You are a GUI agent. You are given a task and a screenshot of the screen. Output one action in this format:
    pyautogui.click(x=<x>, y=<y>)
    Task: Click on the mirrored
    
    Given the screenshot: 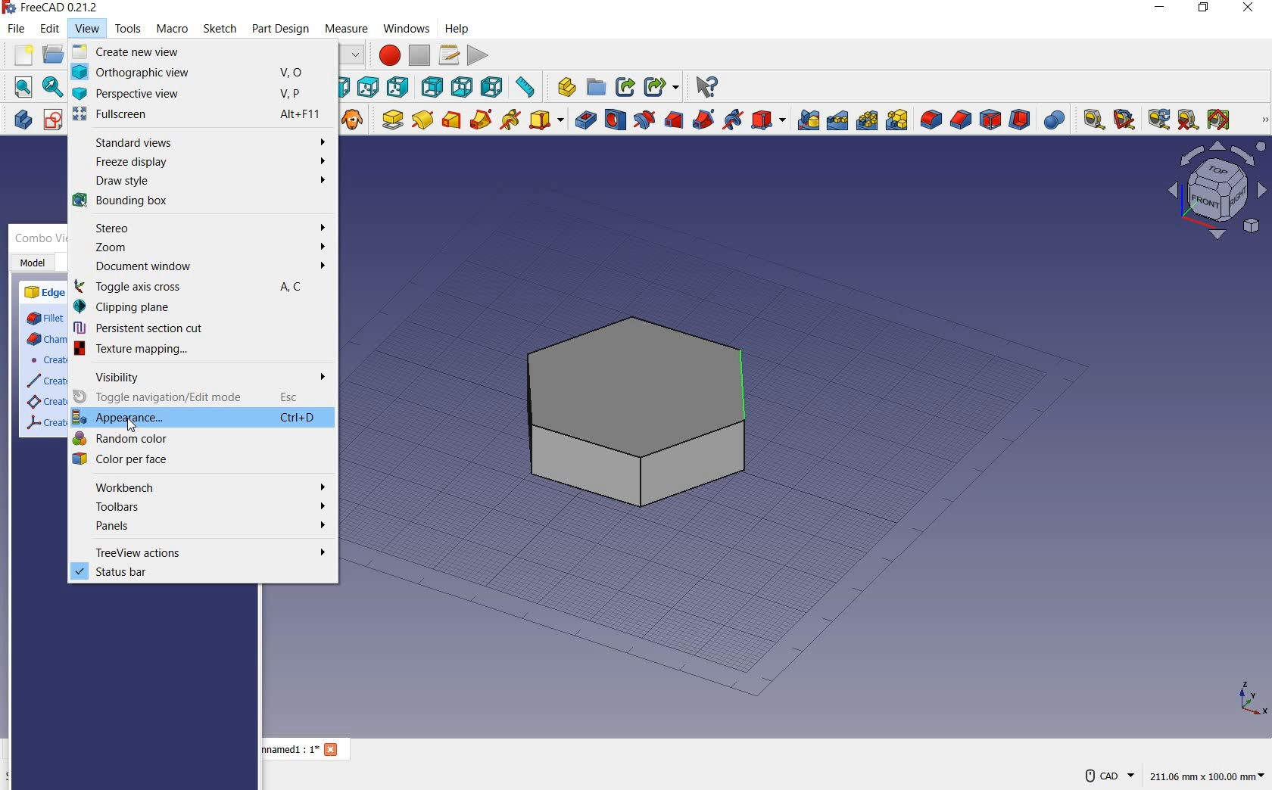 What is the action you would take?
    pyautogui.click(x=809, y=120)
    